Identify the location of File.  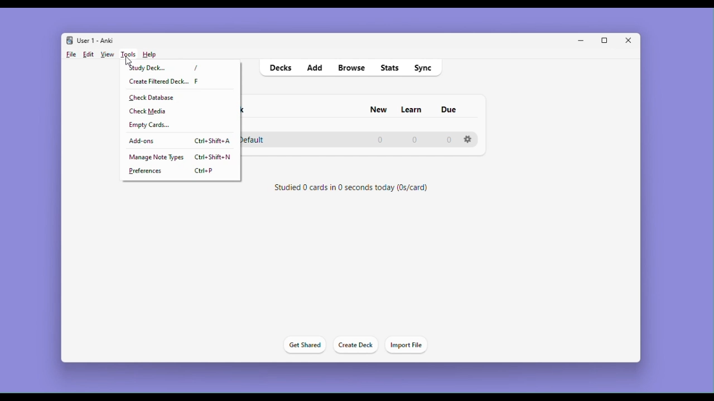
(71, 55).